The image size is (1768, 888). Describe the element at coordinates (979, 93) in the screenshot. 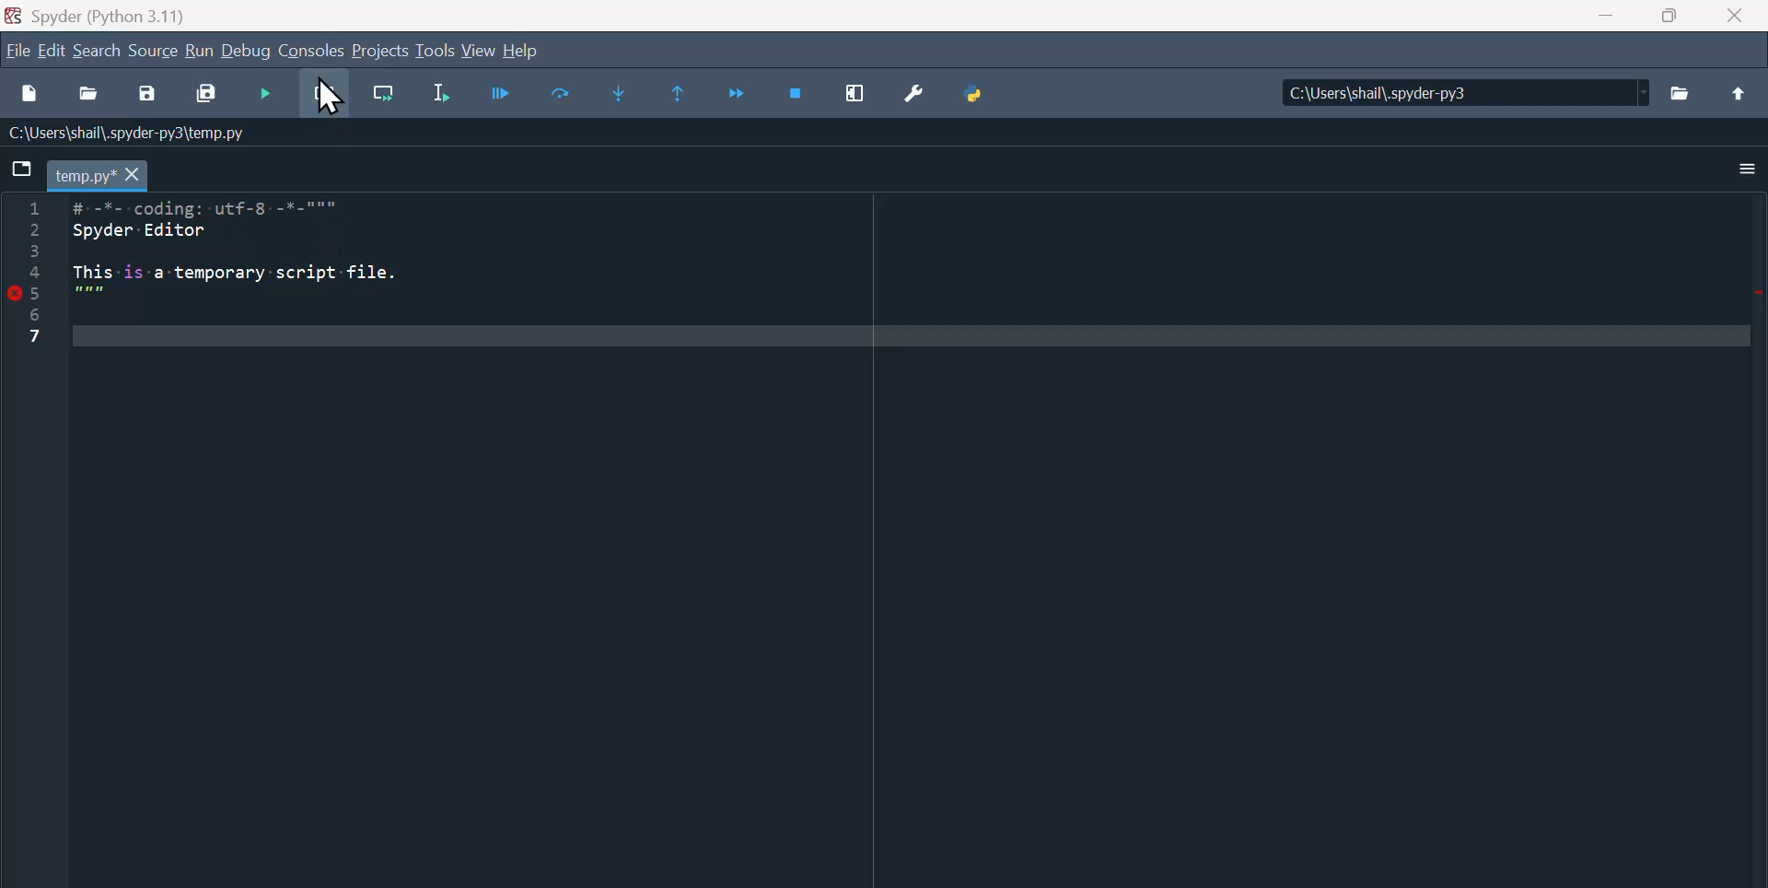

I see `Python path manager` at that location.